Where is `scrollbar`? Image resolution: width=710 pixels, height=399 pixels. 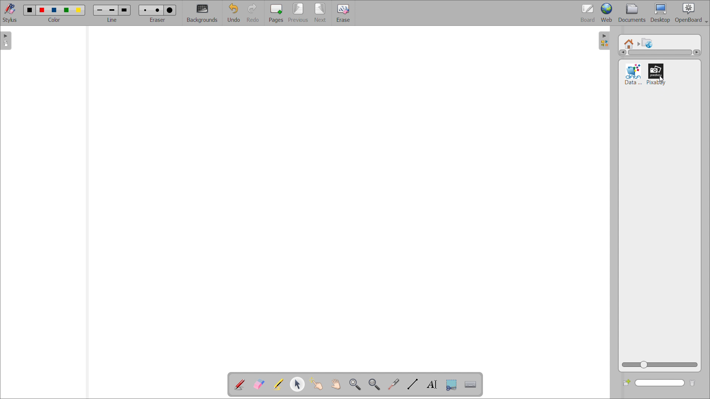
scrollbar is located at coordinates (660, 52).